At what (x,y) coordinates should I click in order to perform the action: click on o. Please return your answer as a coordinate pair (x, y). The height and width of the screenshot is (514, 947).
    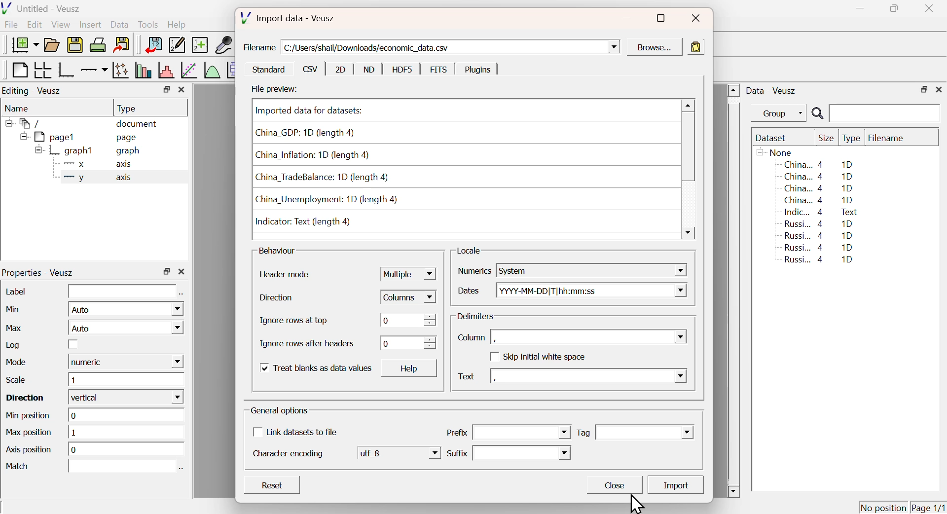
    Looking at the image, I should click on (126, 449).